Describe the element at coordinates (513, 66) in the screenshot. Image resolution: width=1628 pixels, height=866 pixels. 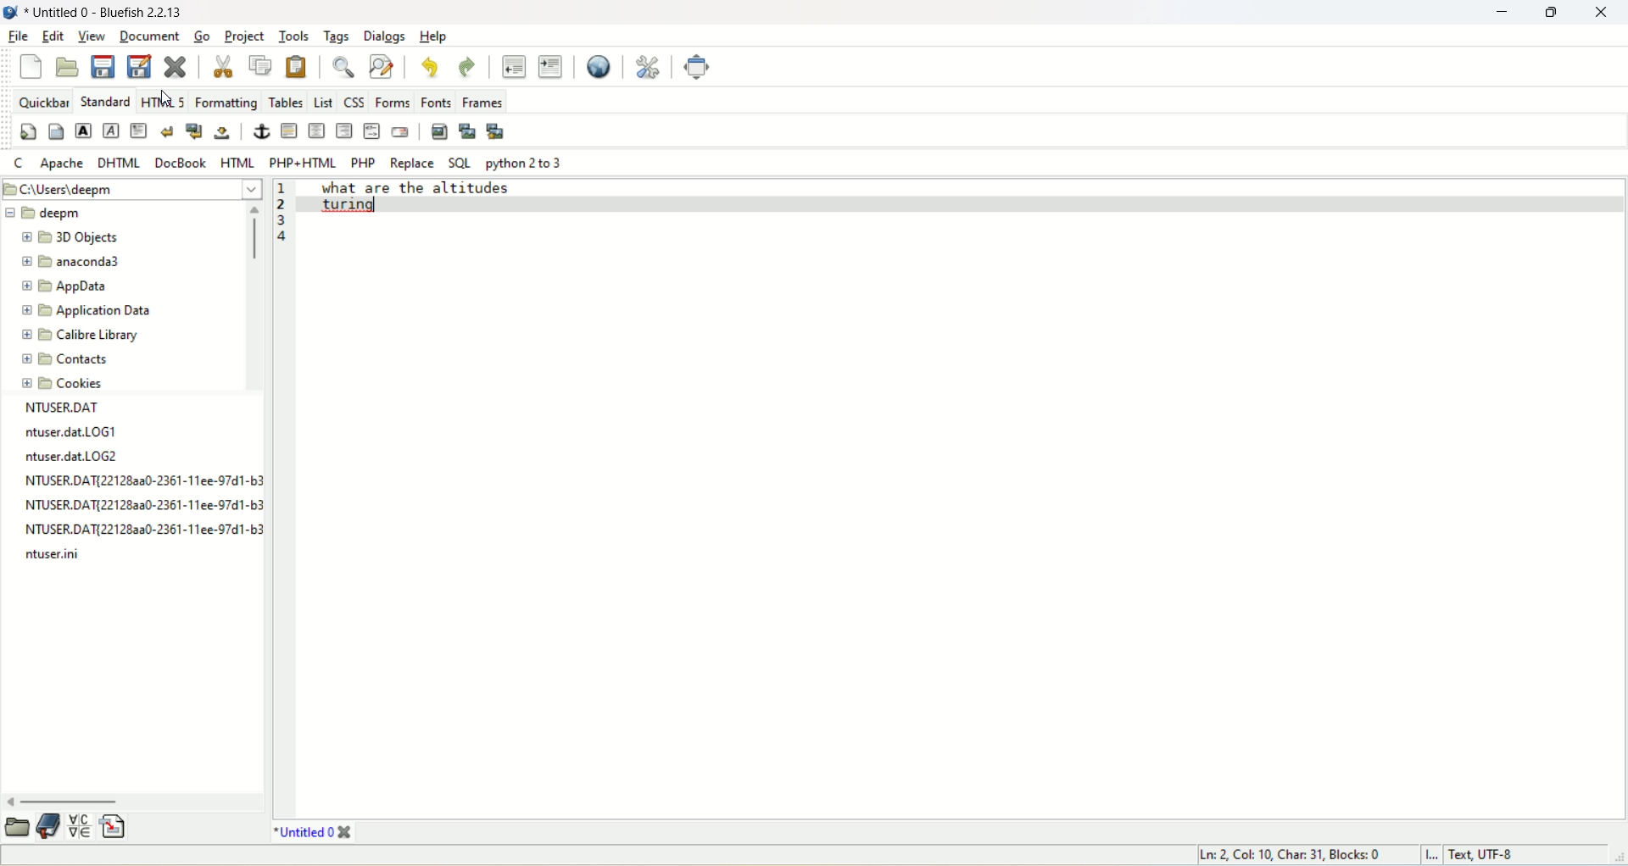
I see `unindent` at that location.